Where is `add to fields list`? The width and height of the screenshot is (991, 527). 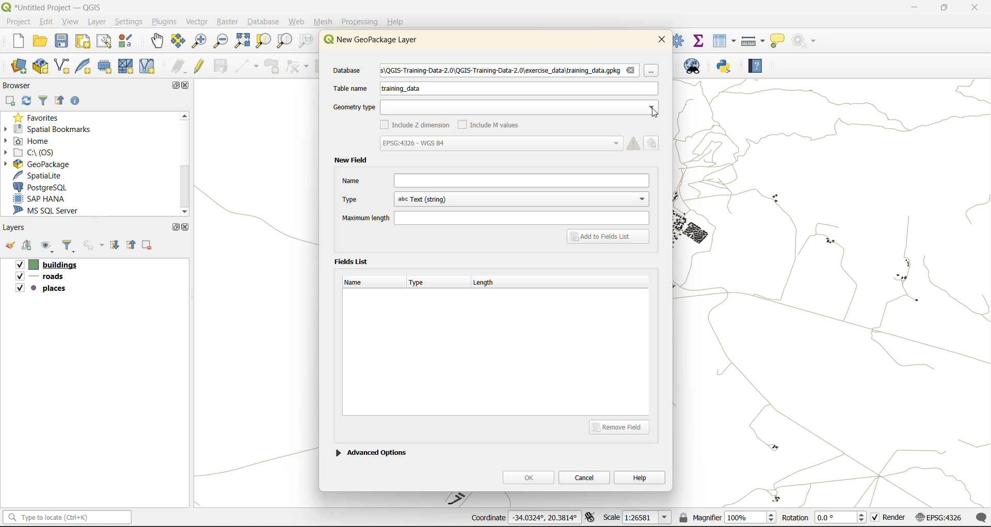 add to fields list is located at coordinates (610, 237).